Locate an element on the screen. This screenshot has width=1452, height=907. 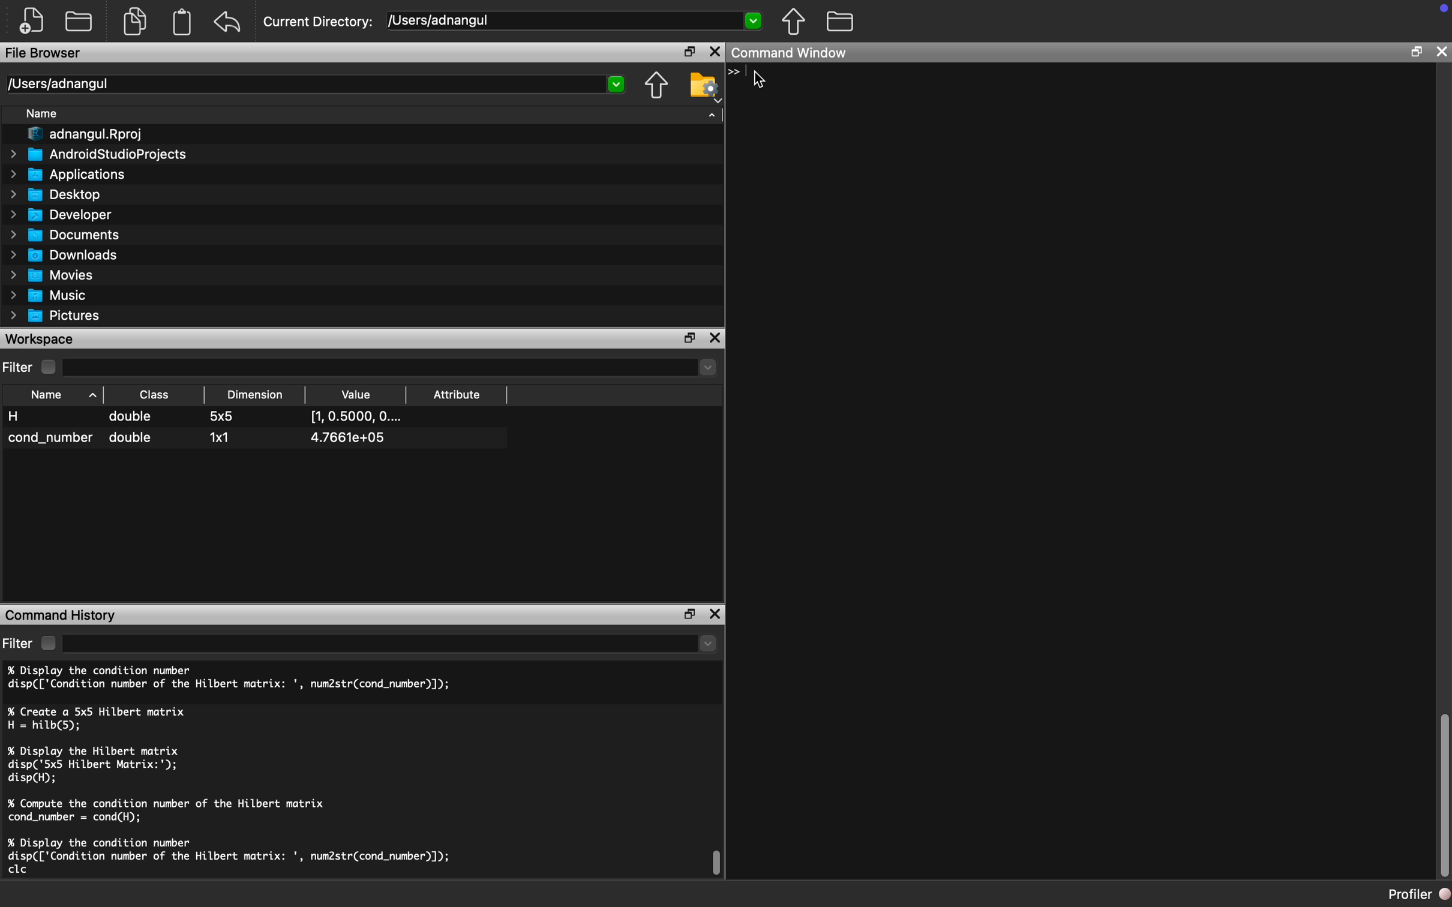
Downloads is located at coordinates (64, 254).